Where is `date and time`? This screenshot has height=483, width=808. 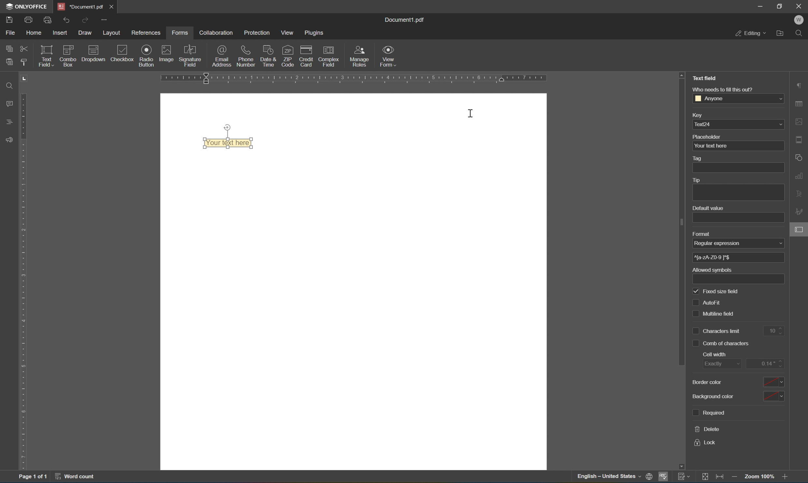
date and time is located at coordinates (268, 55).